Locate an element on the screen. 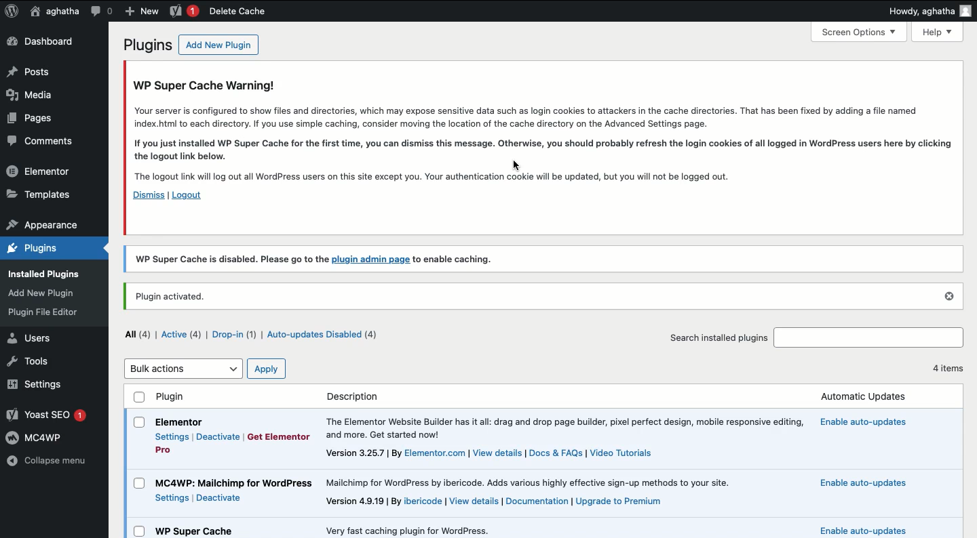 The image size is (977, 538). Add new plugin is located at coordinates (219, 45).